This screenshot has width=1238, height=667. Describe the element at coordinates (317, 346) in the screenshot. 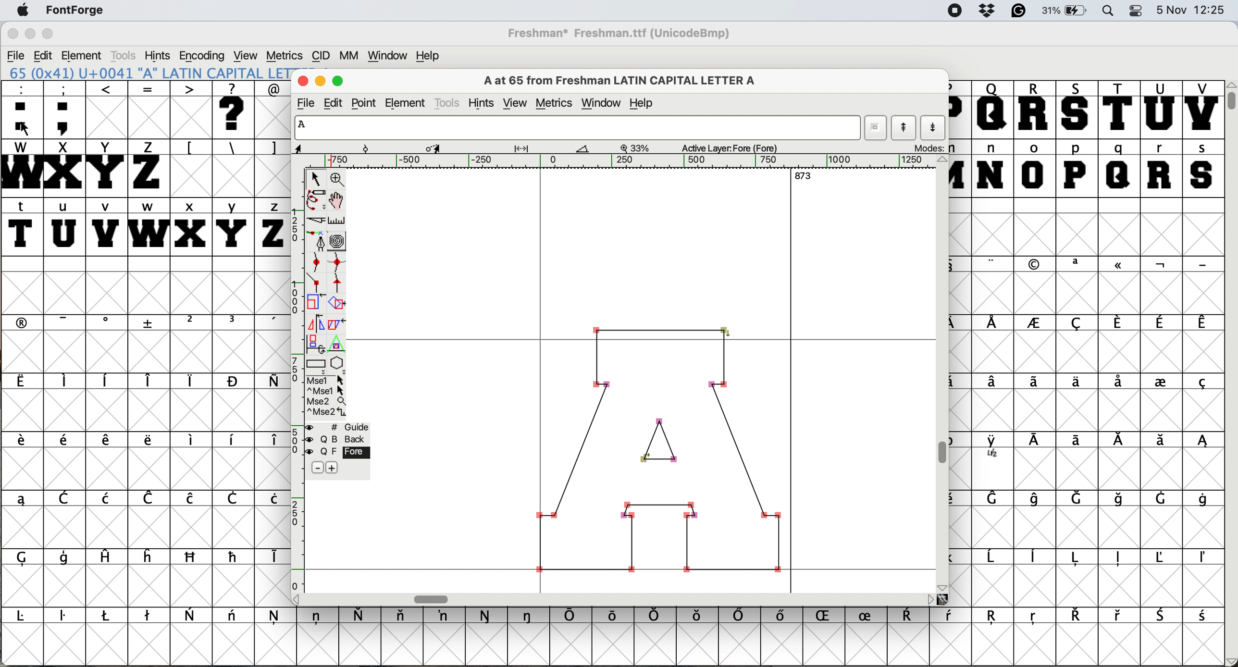

I see `rotate selection in 3d and project back to plane` at that location.